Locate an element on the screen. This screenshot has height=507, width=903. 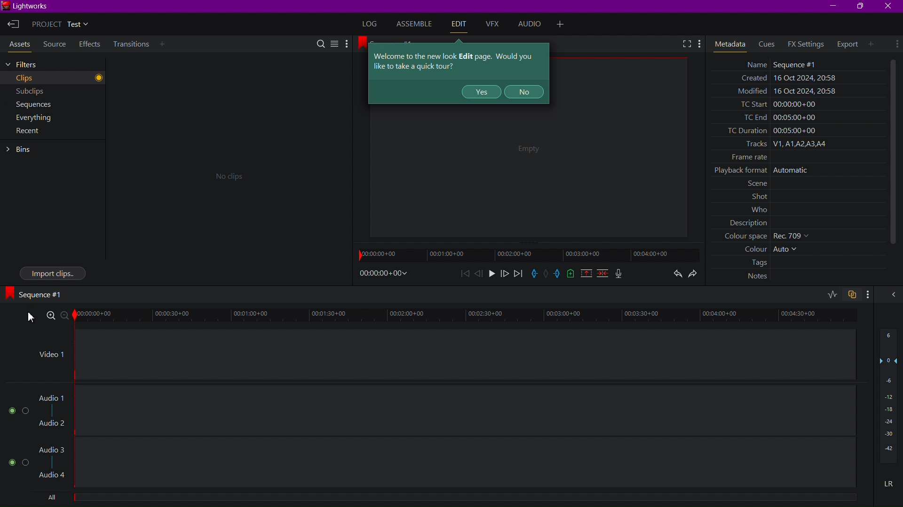
Audio 1 is located at coordinates (54, 397).